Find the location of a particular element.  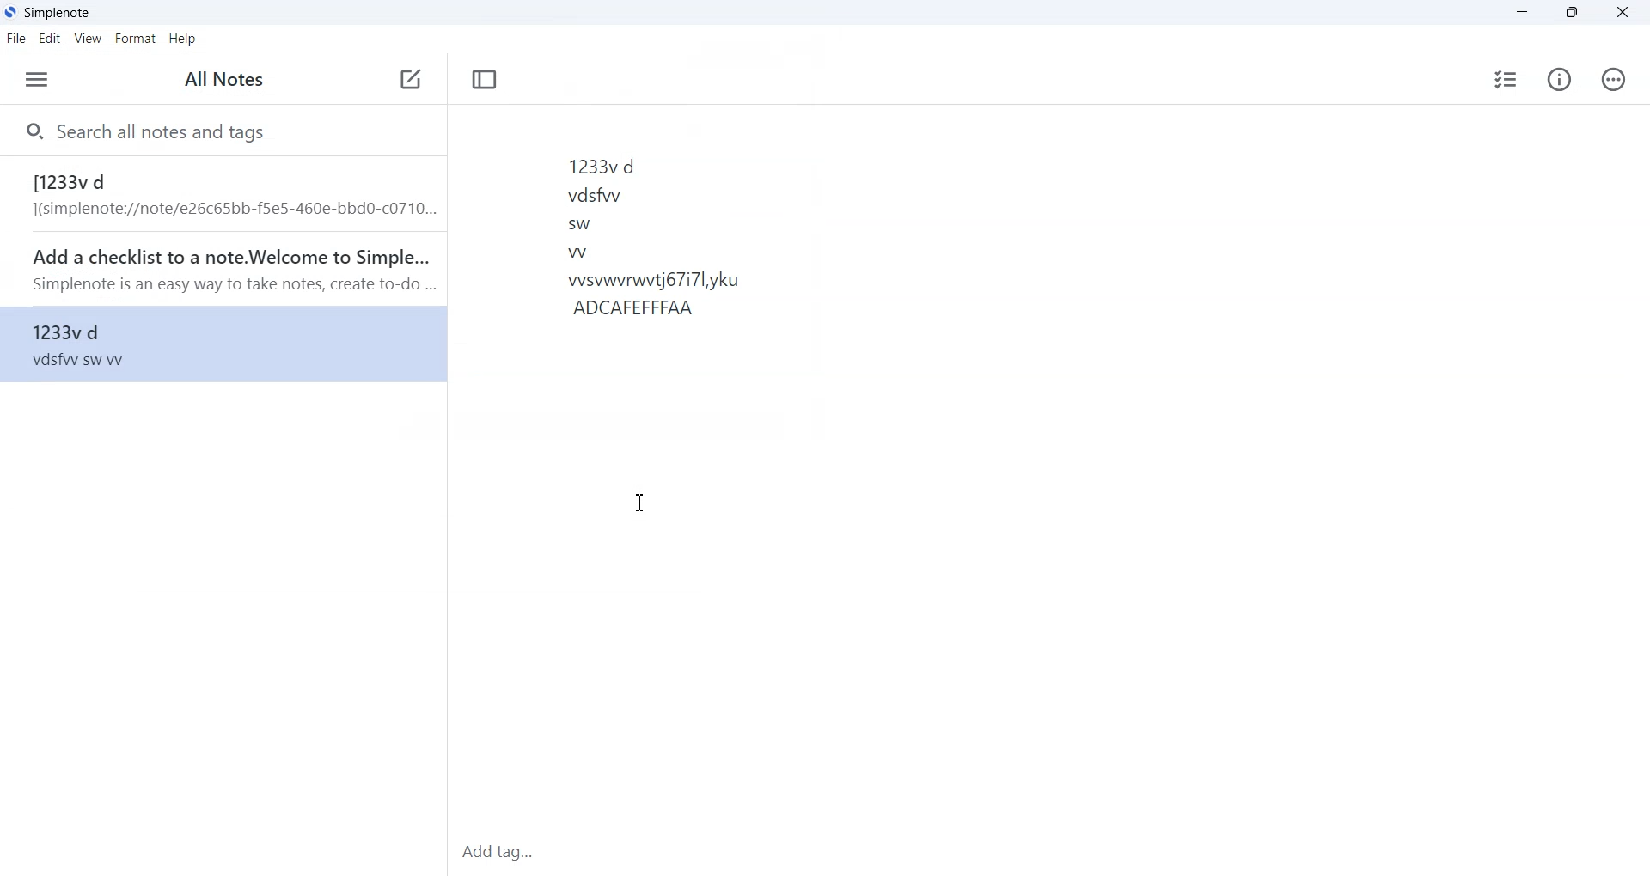

File is located at coordinates (16, 39).